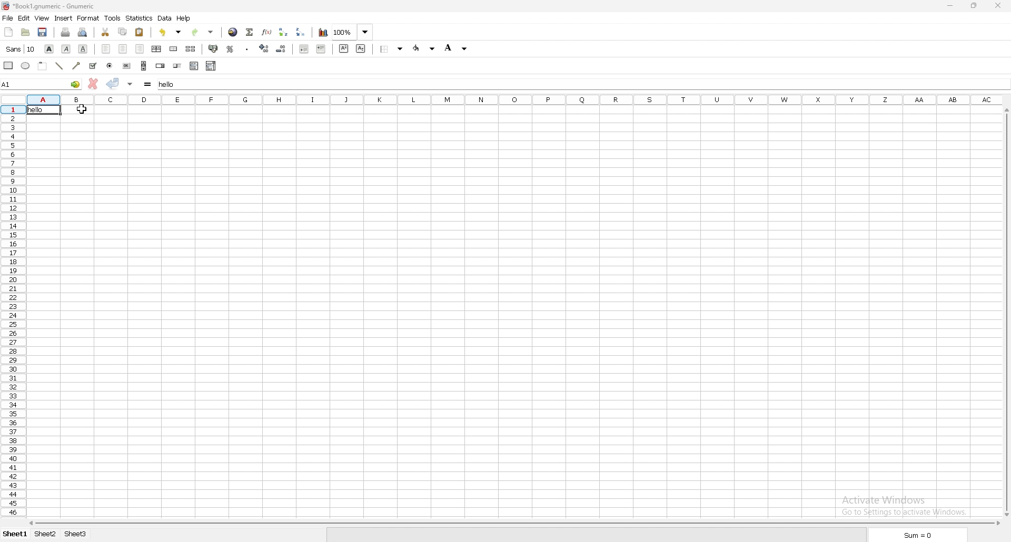  What do you see at coordinates (393, 48) in the screenshot?
I see `background` at bounding box center [393, 48].